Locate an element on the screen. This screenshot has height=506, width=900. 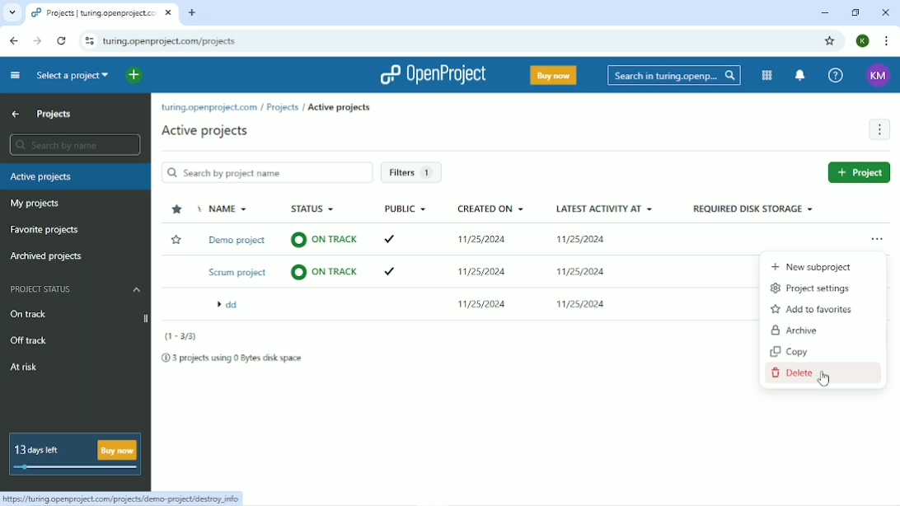
Archived projects is located at coordinates (47, 256).